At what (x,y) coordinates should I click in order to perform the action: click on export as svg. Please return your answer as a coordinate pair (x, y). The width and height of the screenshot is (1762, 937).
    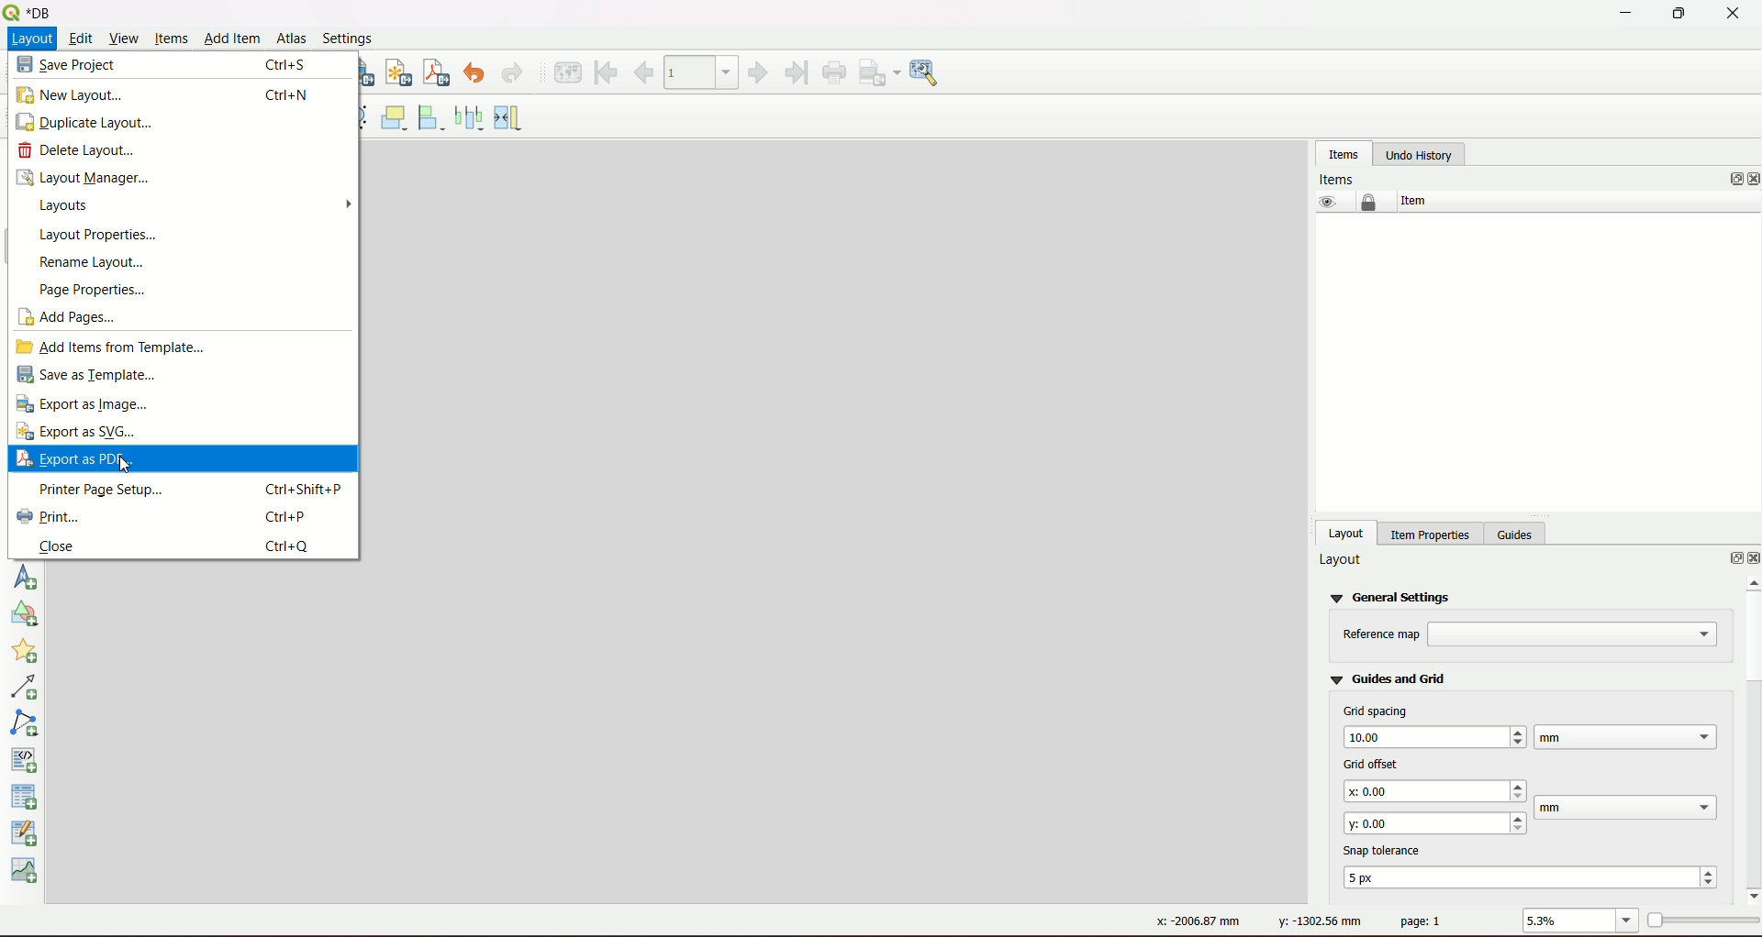
    Looking at the image, I should click on (396, 72).